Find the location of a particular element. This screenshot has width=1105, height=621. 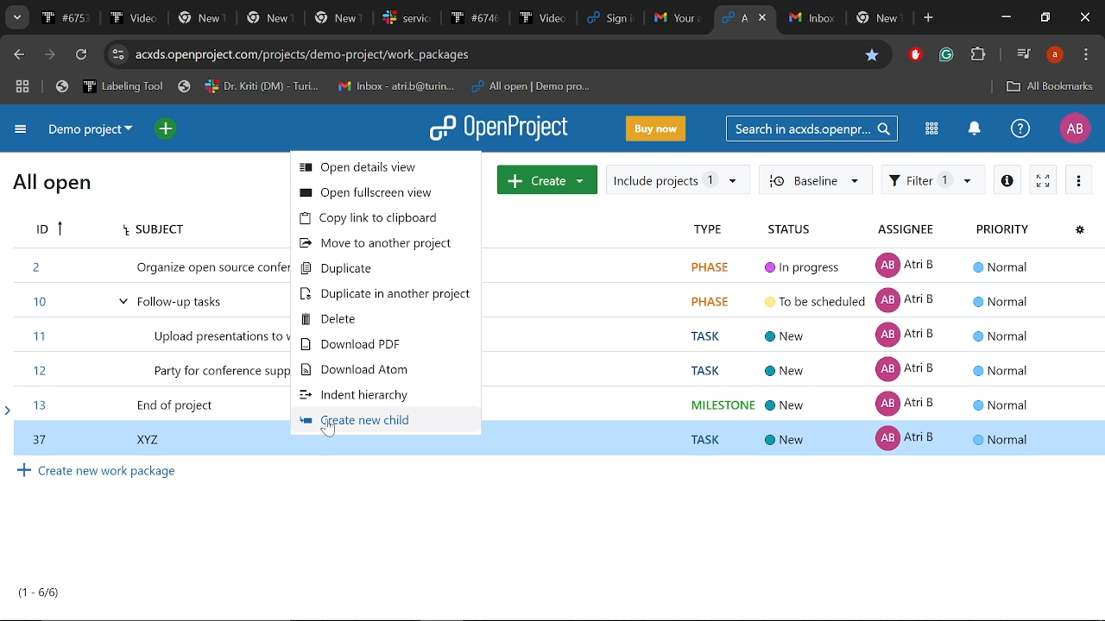

All open is located at coordinates (53, 185).